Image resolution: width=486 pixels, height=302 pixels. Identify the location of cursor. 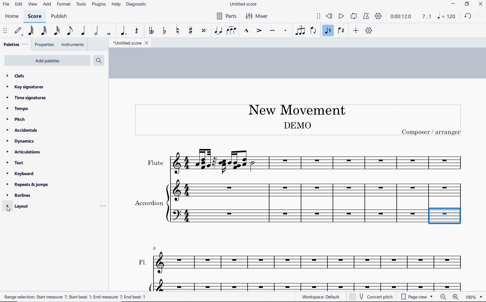
(9, 209).